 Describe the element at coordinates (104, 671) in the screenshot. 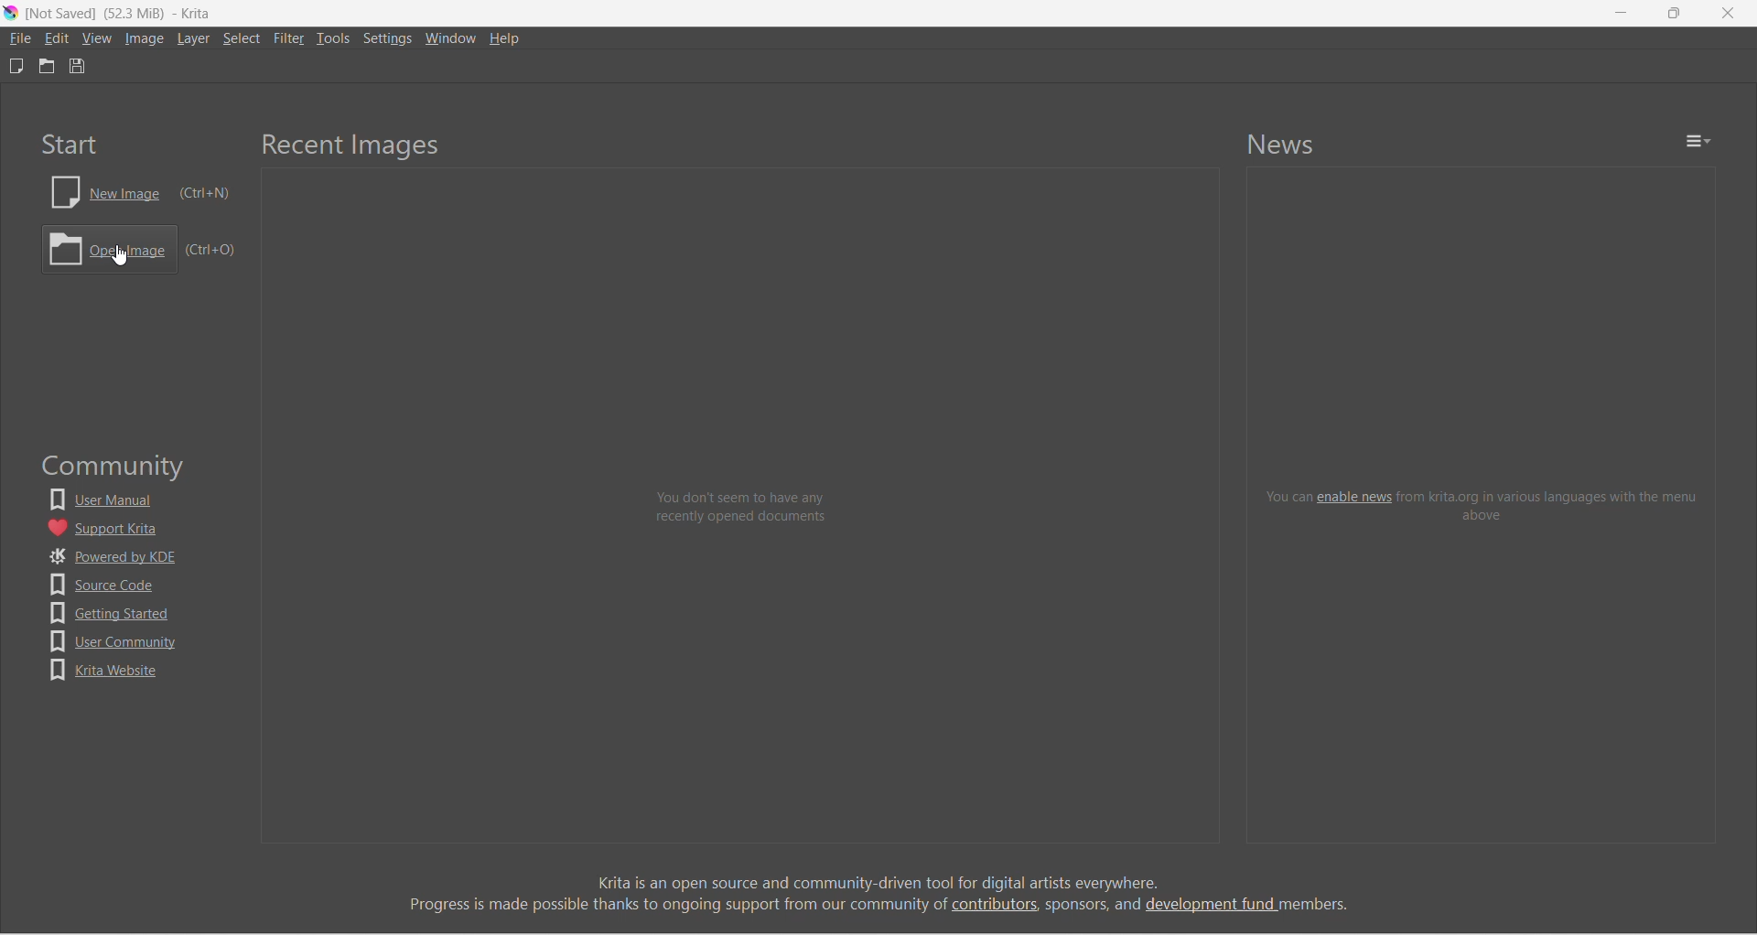

I see `krita website` at that location.